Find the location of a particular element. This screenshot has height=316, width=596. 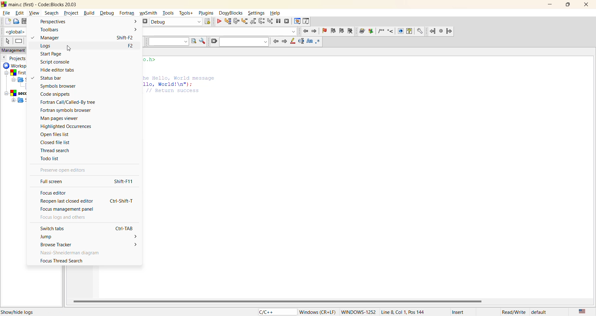

minimize is located at coordinates (551, 5).